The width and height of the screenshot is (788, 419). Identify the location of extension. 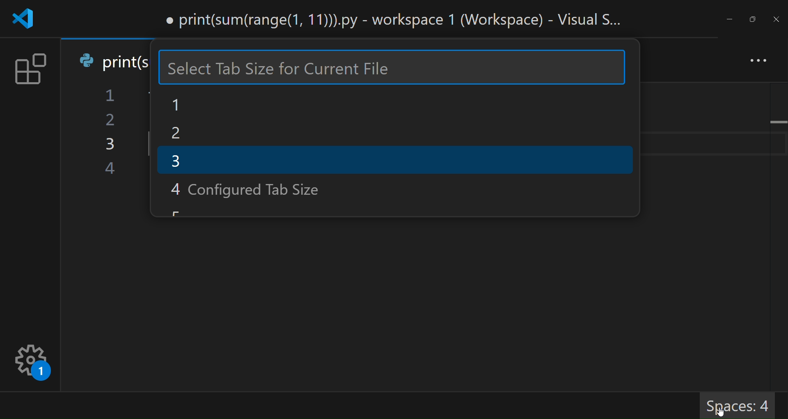
(30, 71).